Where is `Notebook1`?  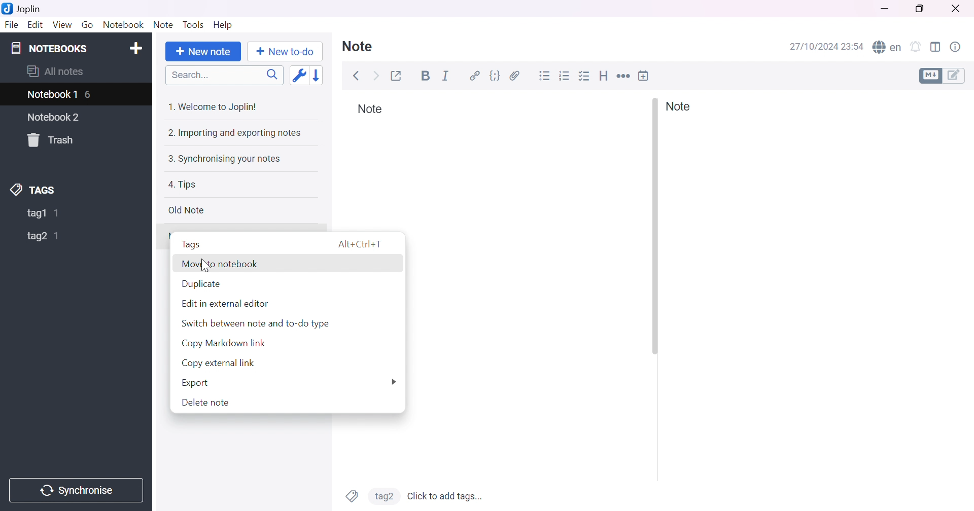
Notebook1 is located at coordinates (51, 95).